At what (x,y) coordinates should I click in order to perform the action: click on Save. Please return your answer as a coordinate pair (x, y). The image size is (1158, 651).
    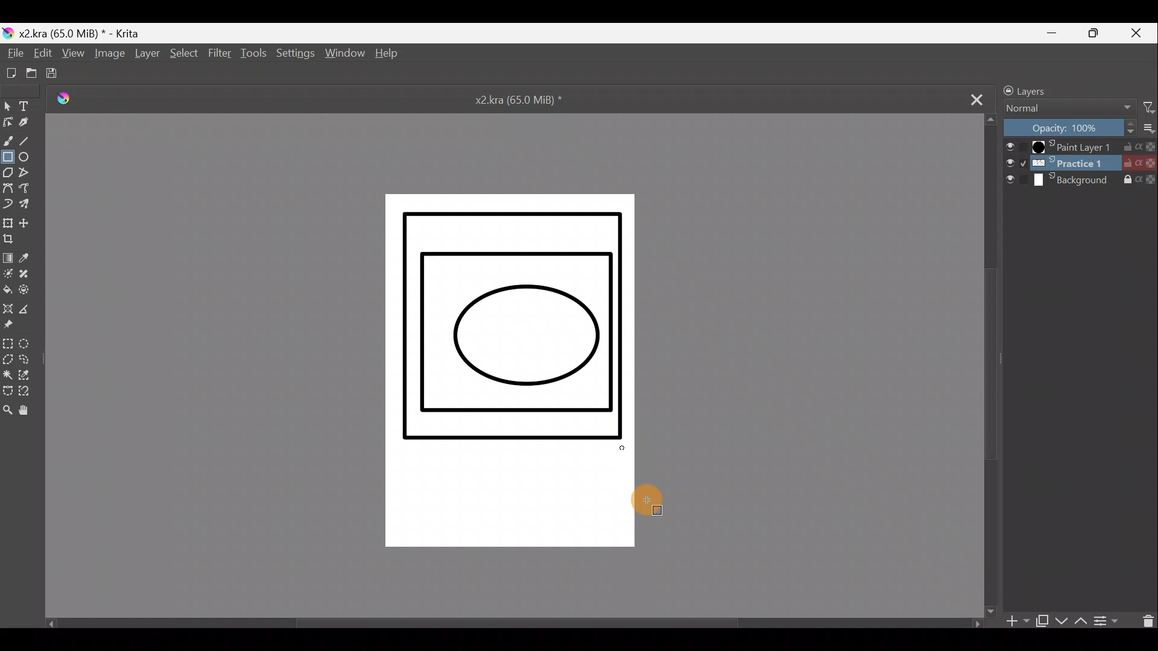
    Looking at the image, I should click on (57, 74).